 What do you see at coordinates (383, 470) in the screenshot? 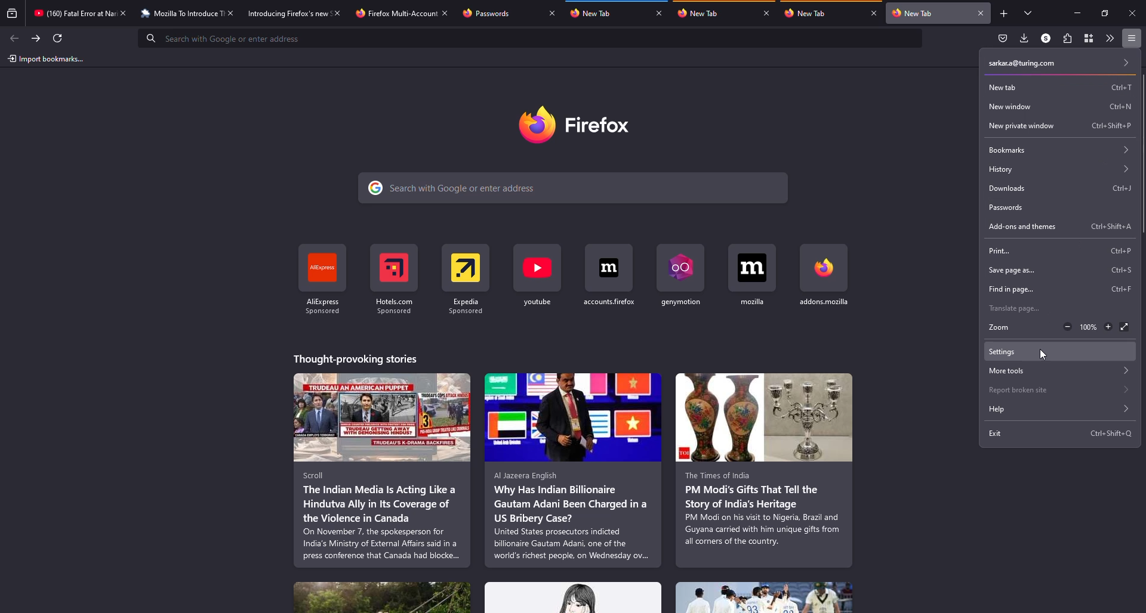
I see `stories` at bounding box center [383, 470].